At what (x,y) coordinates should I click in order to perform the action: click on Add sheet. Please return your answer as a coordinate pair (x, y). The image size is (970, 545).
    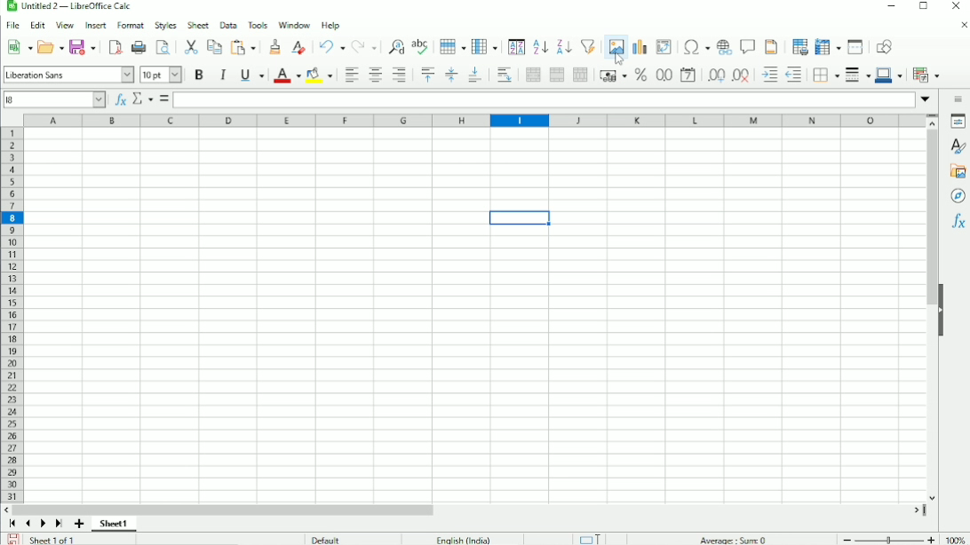
    Looking at the image, I should click on (79, 524).